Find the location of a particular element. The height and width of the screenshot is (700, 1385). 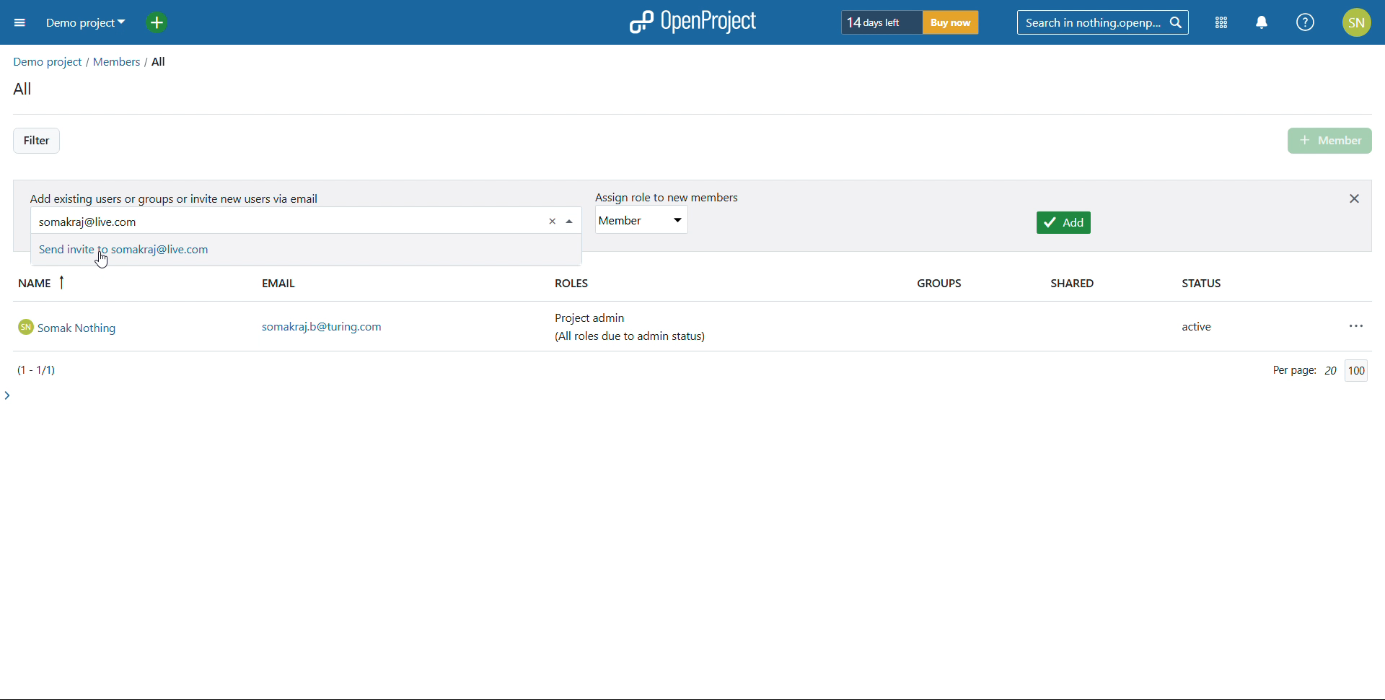

status is located at coordinates (1267, 284).